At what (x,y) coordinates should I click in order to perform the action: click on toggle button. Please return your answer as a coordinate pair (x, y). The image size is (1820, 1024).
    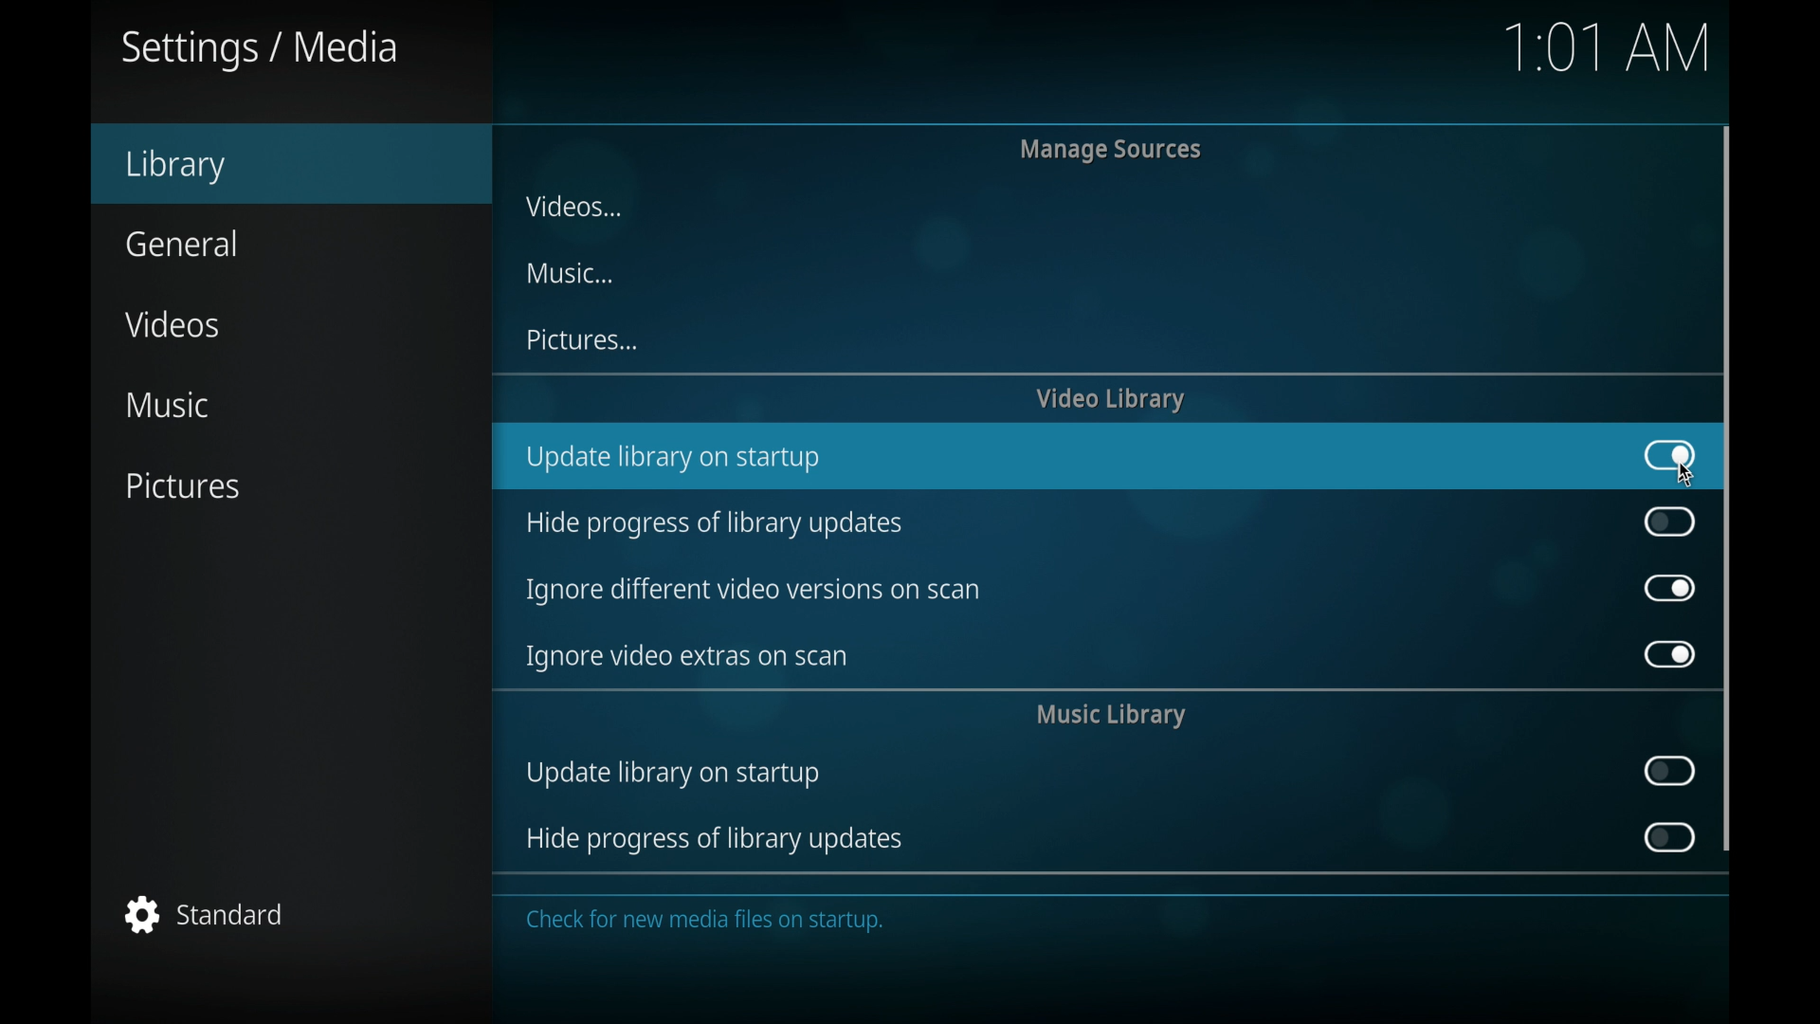
    Looking at the image, I should click on (1668, 455).